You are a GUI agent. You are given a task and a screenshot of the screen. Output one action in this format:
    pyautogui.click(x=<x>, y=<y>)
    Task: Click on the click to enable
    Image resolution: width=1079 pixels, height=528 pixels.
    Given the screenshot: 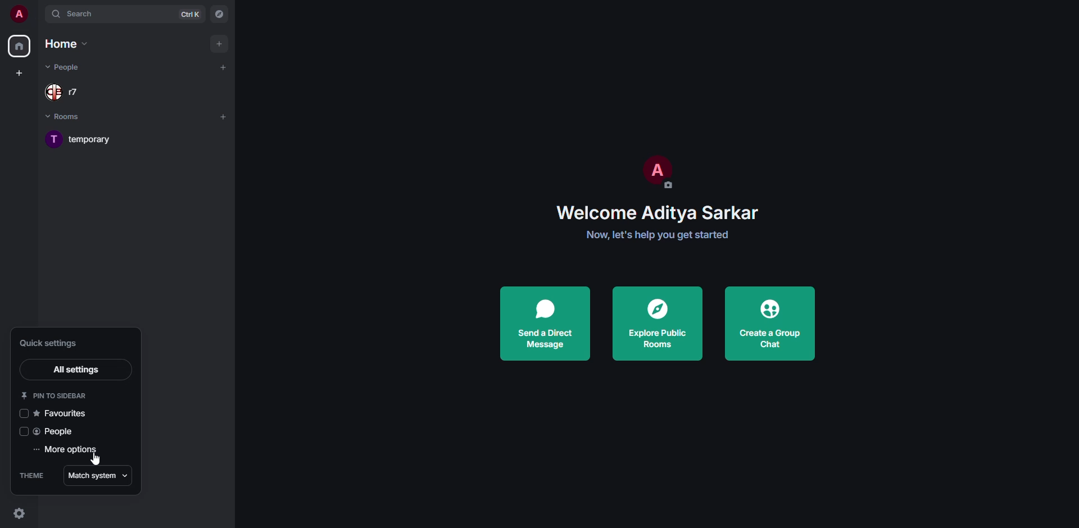 What is the action you would take?
    pyautogui.click(x=24, y=432)
    